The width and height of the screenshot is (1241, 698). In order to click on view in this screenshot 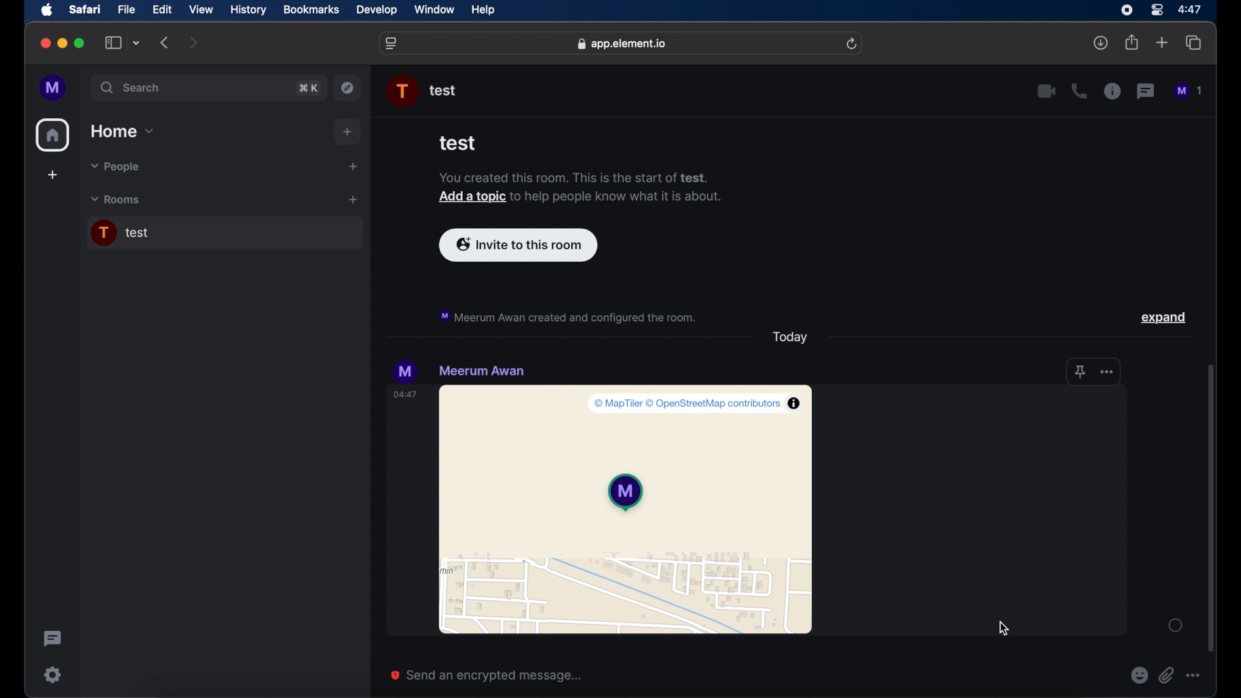, I will do `click(202, 9)`.